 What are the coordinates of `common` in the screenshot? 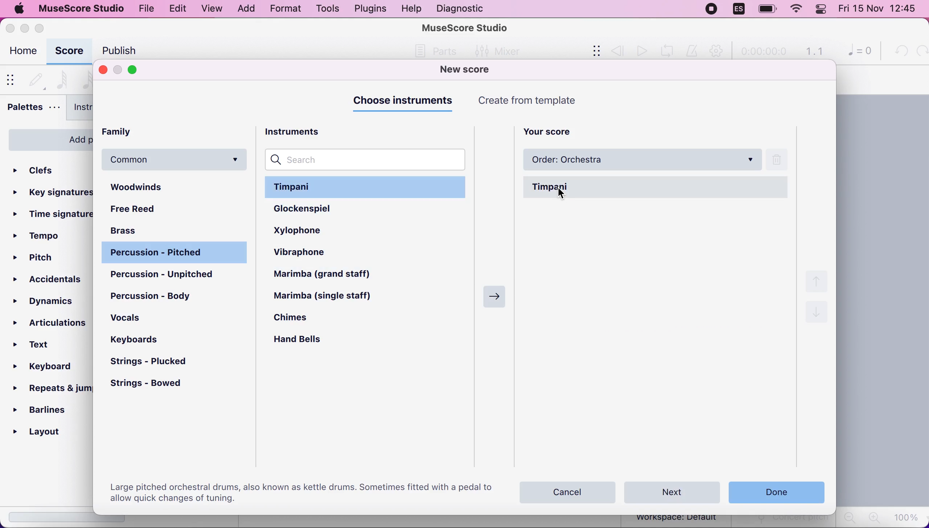 It's located at (176, 160).